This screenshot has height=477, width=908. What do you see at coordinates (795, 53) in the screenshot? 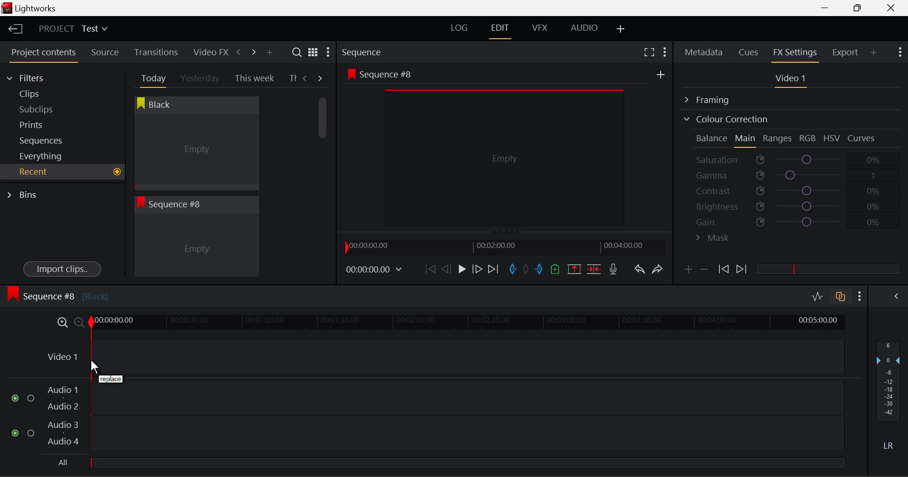
I see `FX Settings Panel Open` at bounding box center [795, 53].